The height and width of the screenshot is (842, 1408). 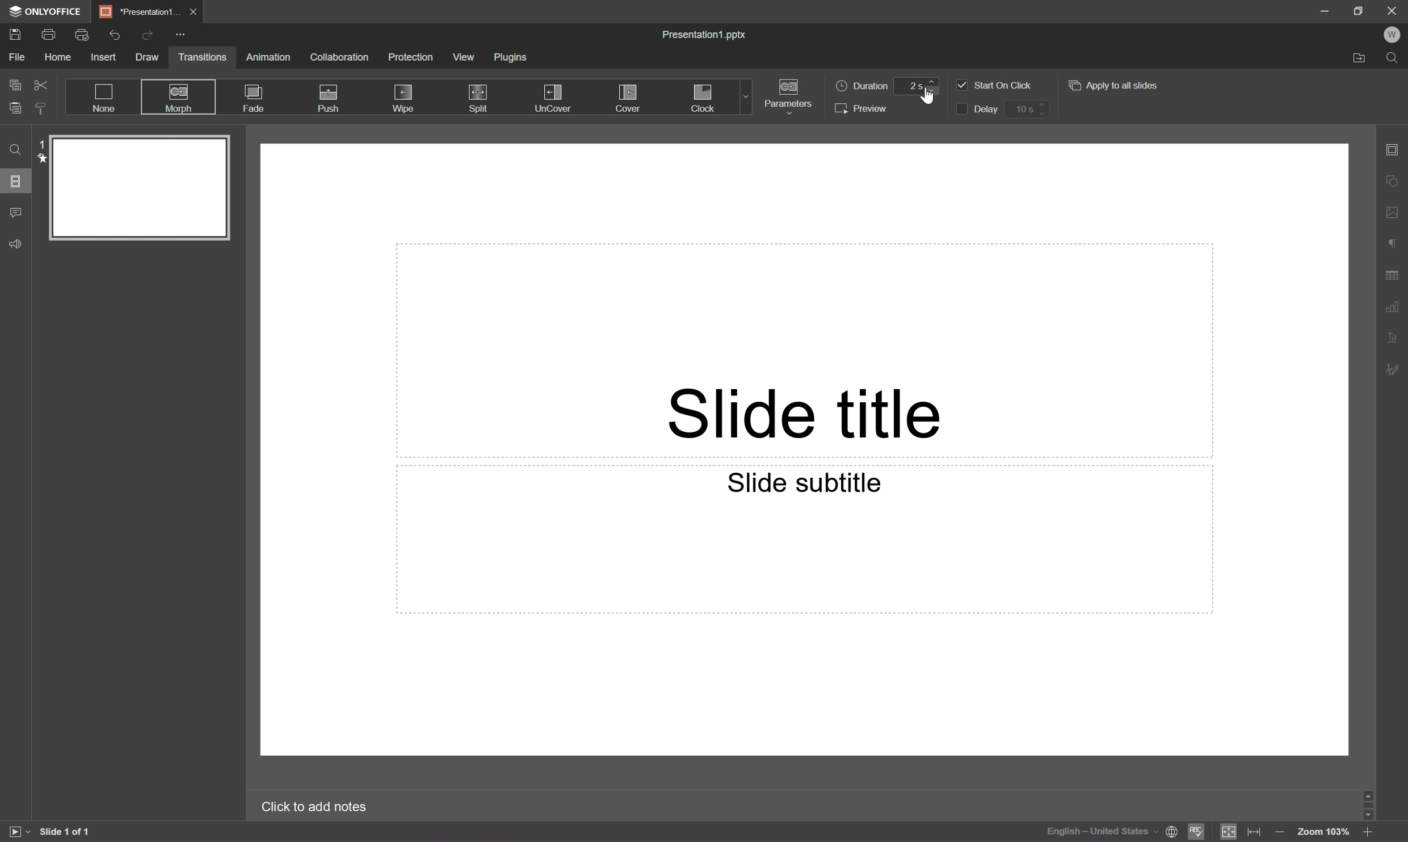 I want to click on Chart settings, so click(x=1394, y=308).